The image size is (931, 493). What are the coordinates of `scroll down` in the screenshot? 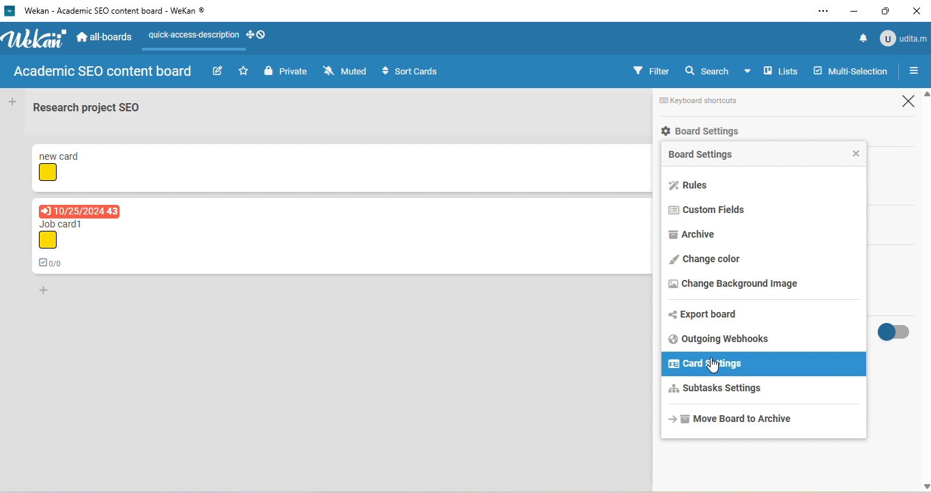 It's located at (924, 486).